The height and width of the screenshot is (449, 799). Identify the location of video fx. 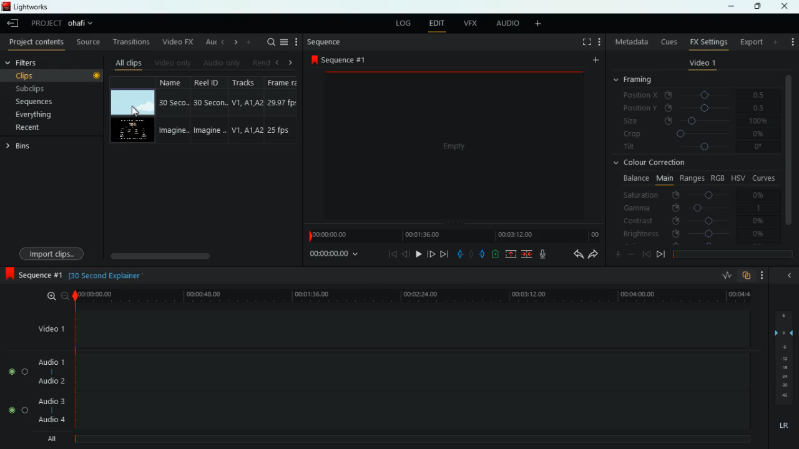
(177, 41).